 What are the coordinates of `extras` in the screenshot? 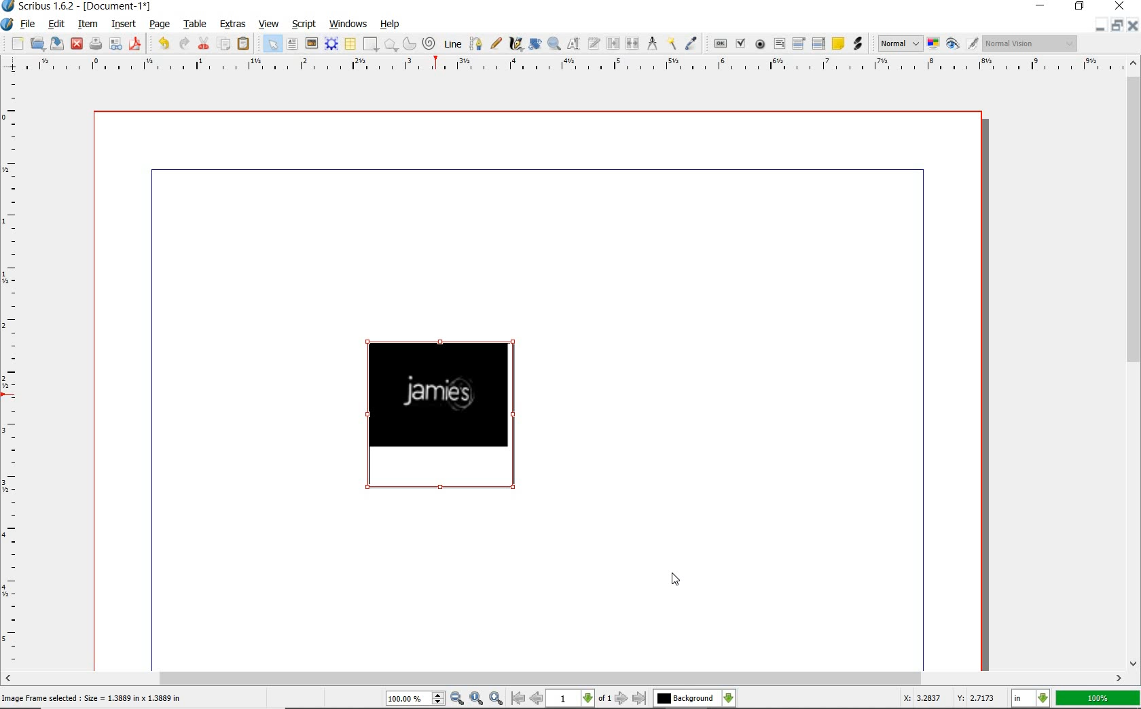 It's located at (233, 23).